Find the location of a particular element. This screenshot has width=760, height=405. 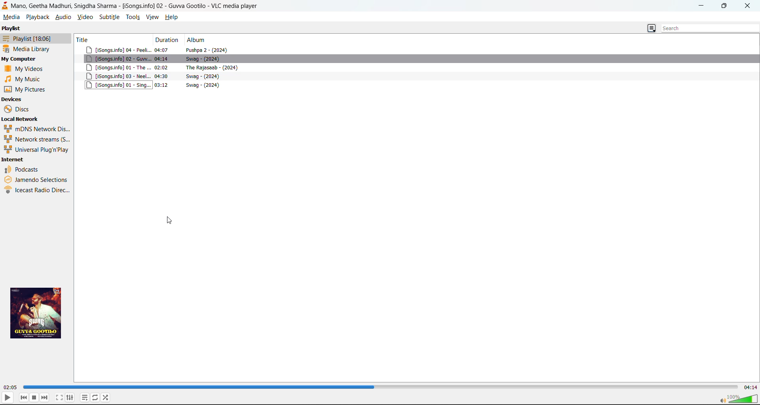

song is located at coordinates (417, 59).